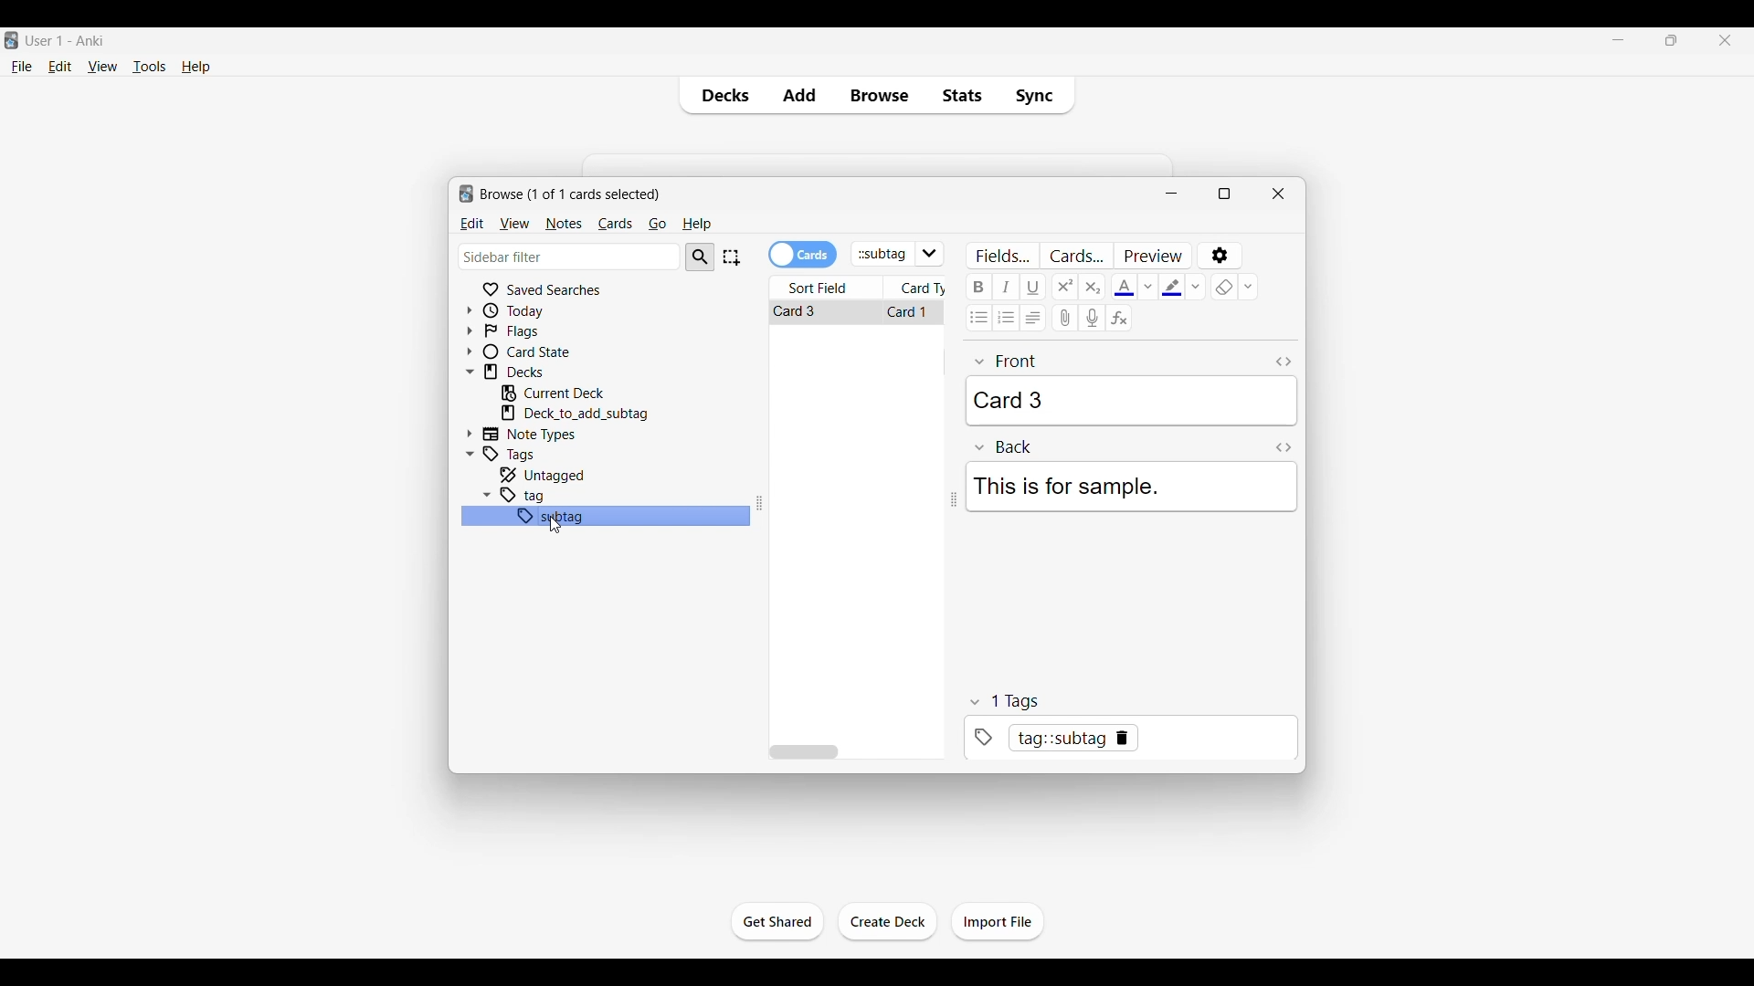  I want to click on Sort field column, so click(826, 288).